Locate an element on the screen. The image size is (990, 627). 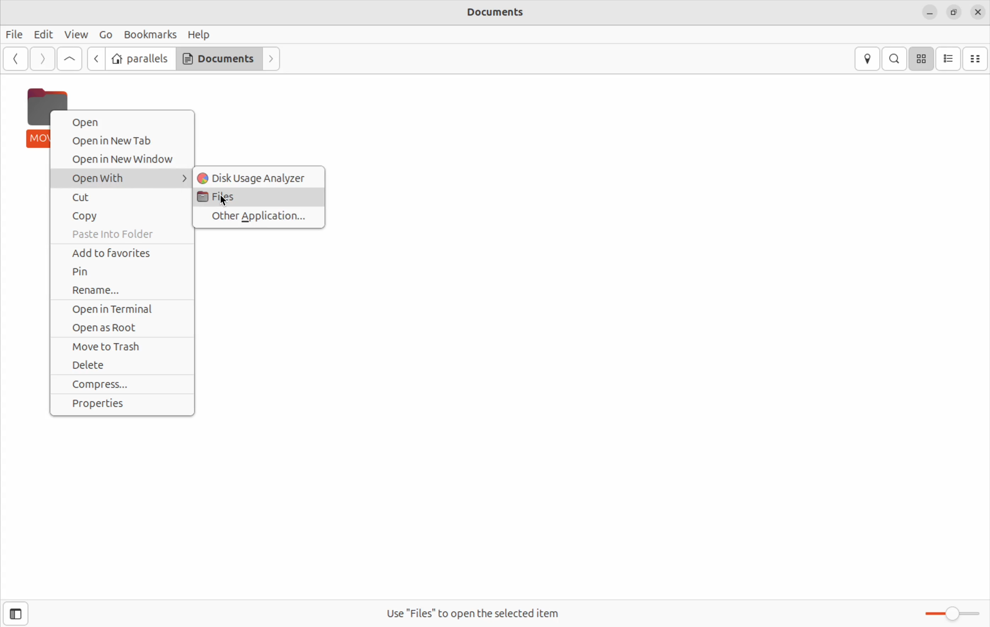
Compress is located at coordinates (123, 384).